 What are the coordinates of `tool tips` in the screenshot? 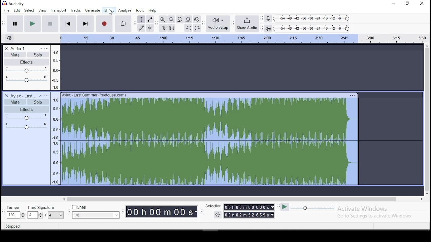 It's located at (15, 227).